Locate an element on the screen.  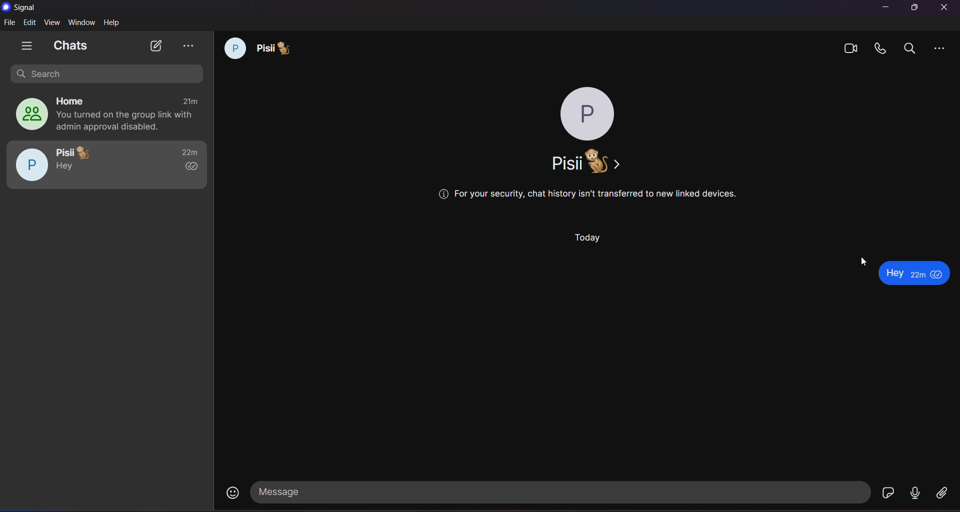
edit is located at coordinates (29, 23).